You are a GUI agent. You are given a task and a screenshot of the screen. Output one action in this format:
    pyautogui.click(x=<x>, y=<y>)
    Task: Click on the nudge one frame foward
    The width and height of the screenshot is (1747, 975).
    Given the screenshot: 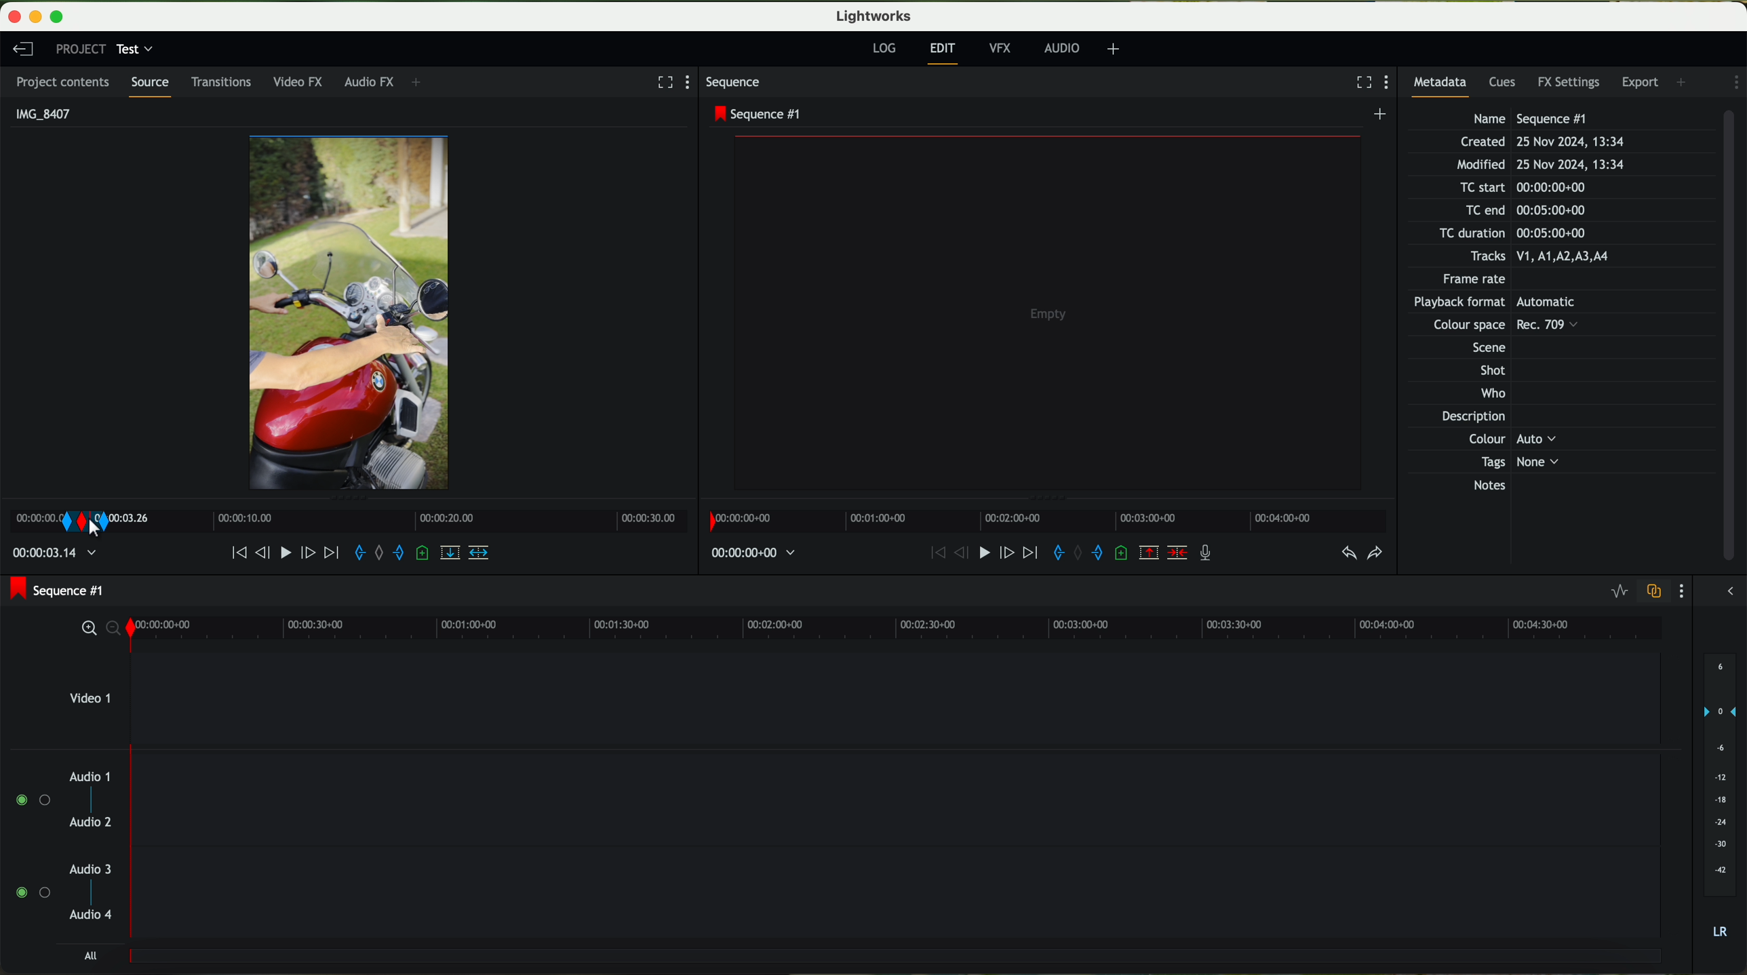 What is the action you would take?
    pyautogui.click(x=1003, y=553)
    